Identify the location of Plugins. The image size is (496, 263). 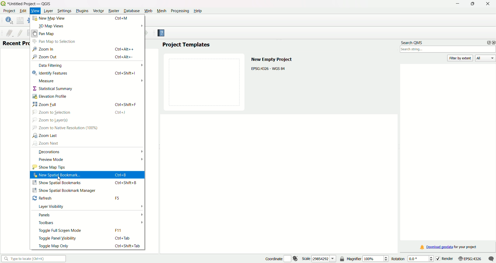
(82, 11).